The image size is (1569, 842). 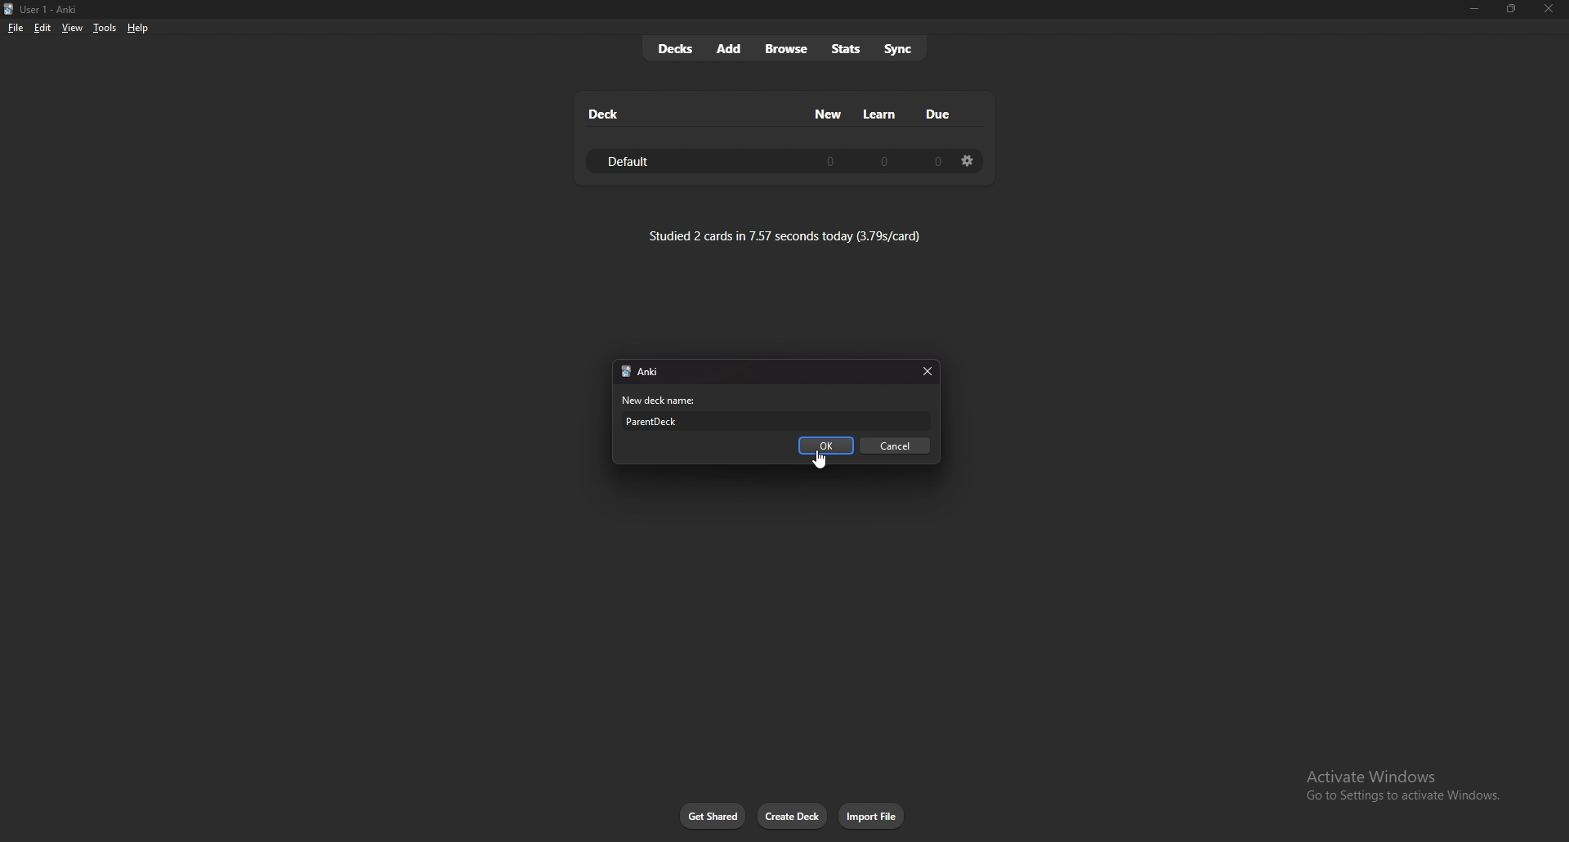 I want to click on learn, so click(x=880, y=114).